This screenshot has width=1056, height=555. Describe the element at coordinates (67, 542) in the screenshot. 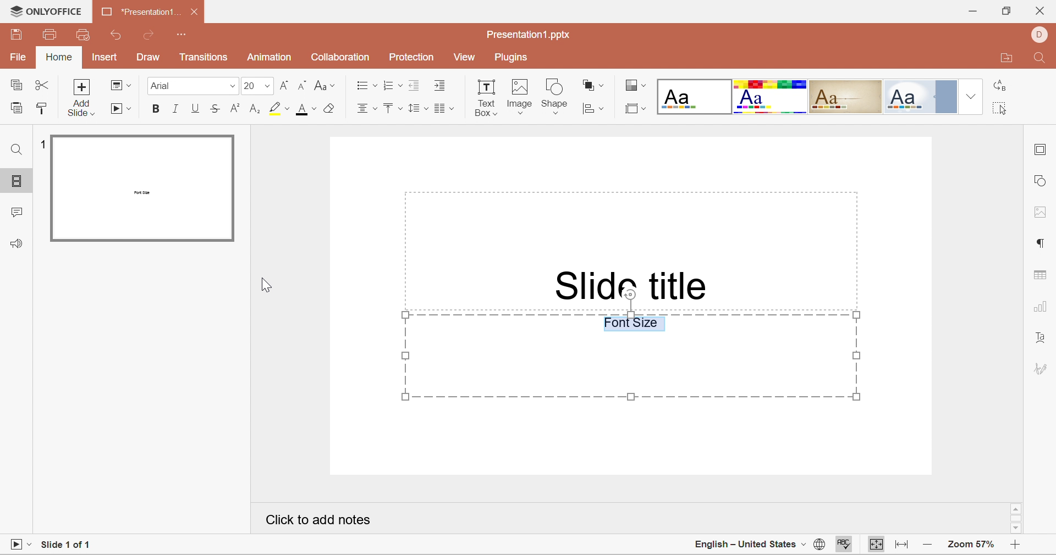

I see `Slide 1 of 1` at that location.